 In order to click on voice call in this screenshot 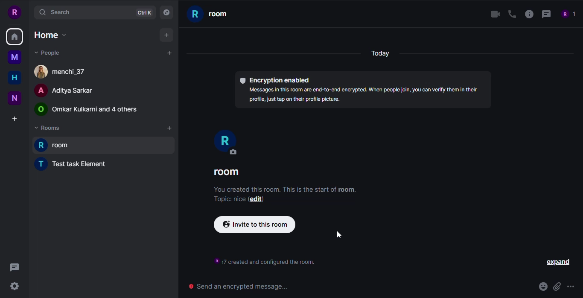, I will do `click(512, 14)`.